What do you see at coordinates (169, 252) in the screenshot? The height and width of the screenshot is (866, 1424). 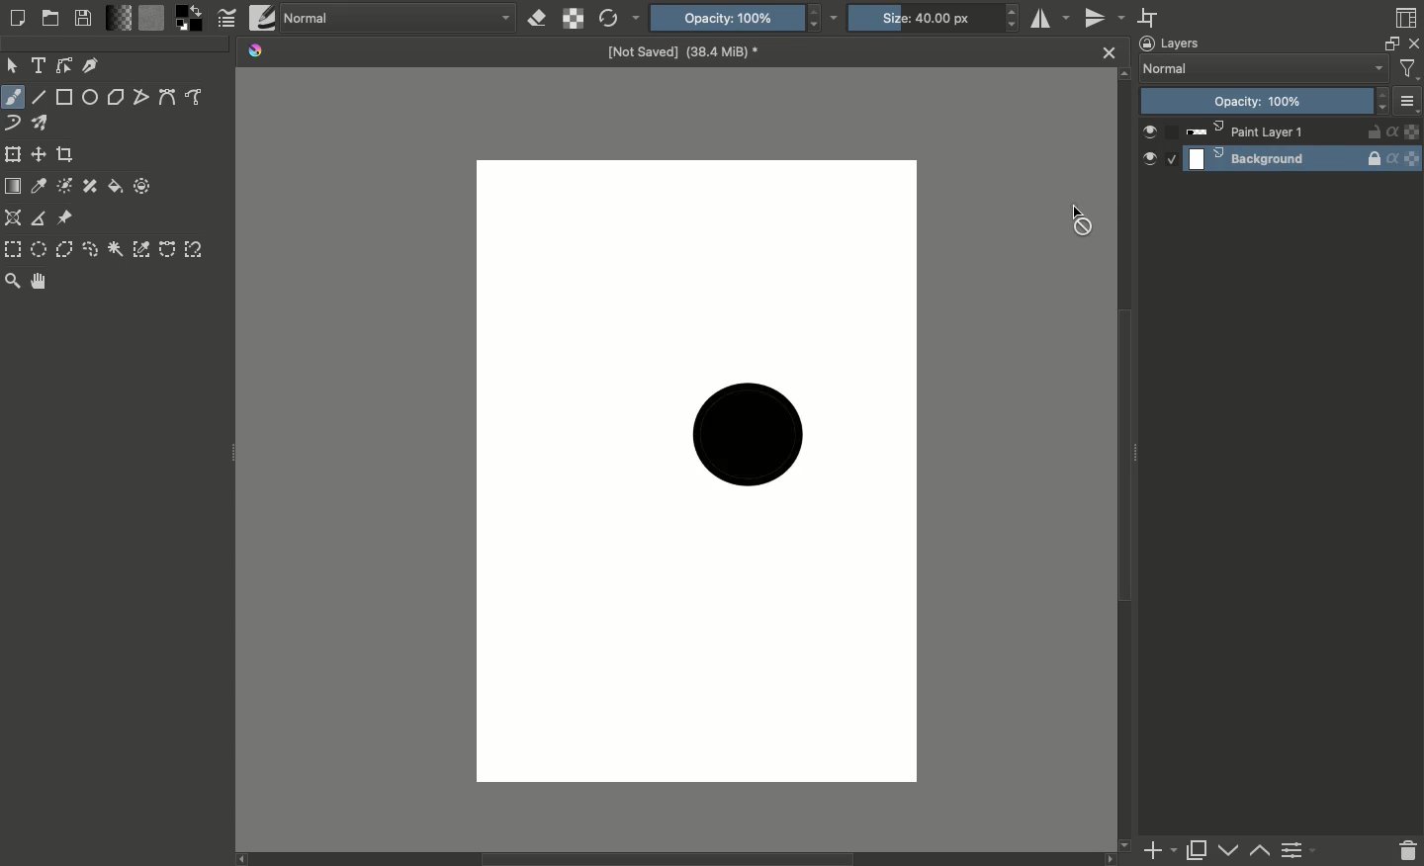 I see `Bézier curve selection tool` at bounding box center [169, 252].